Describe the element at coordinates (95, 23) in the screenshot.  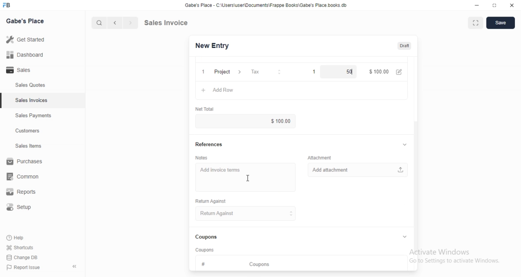
I see `cursor` at that location.